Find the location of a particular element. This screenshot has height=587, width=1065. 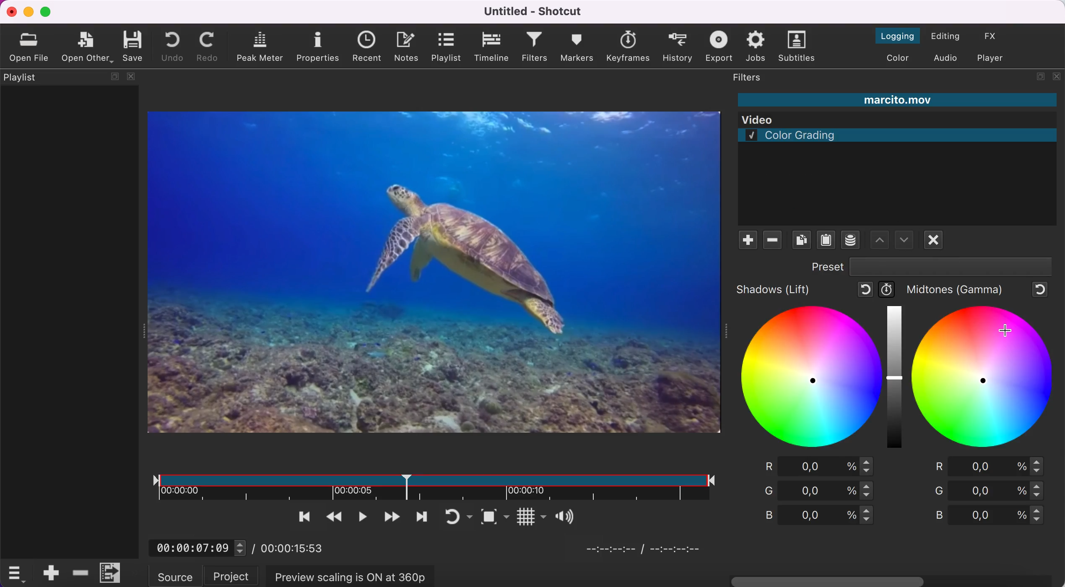

reset to default is located at coordinates (1044, 290).